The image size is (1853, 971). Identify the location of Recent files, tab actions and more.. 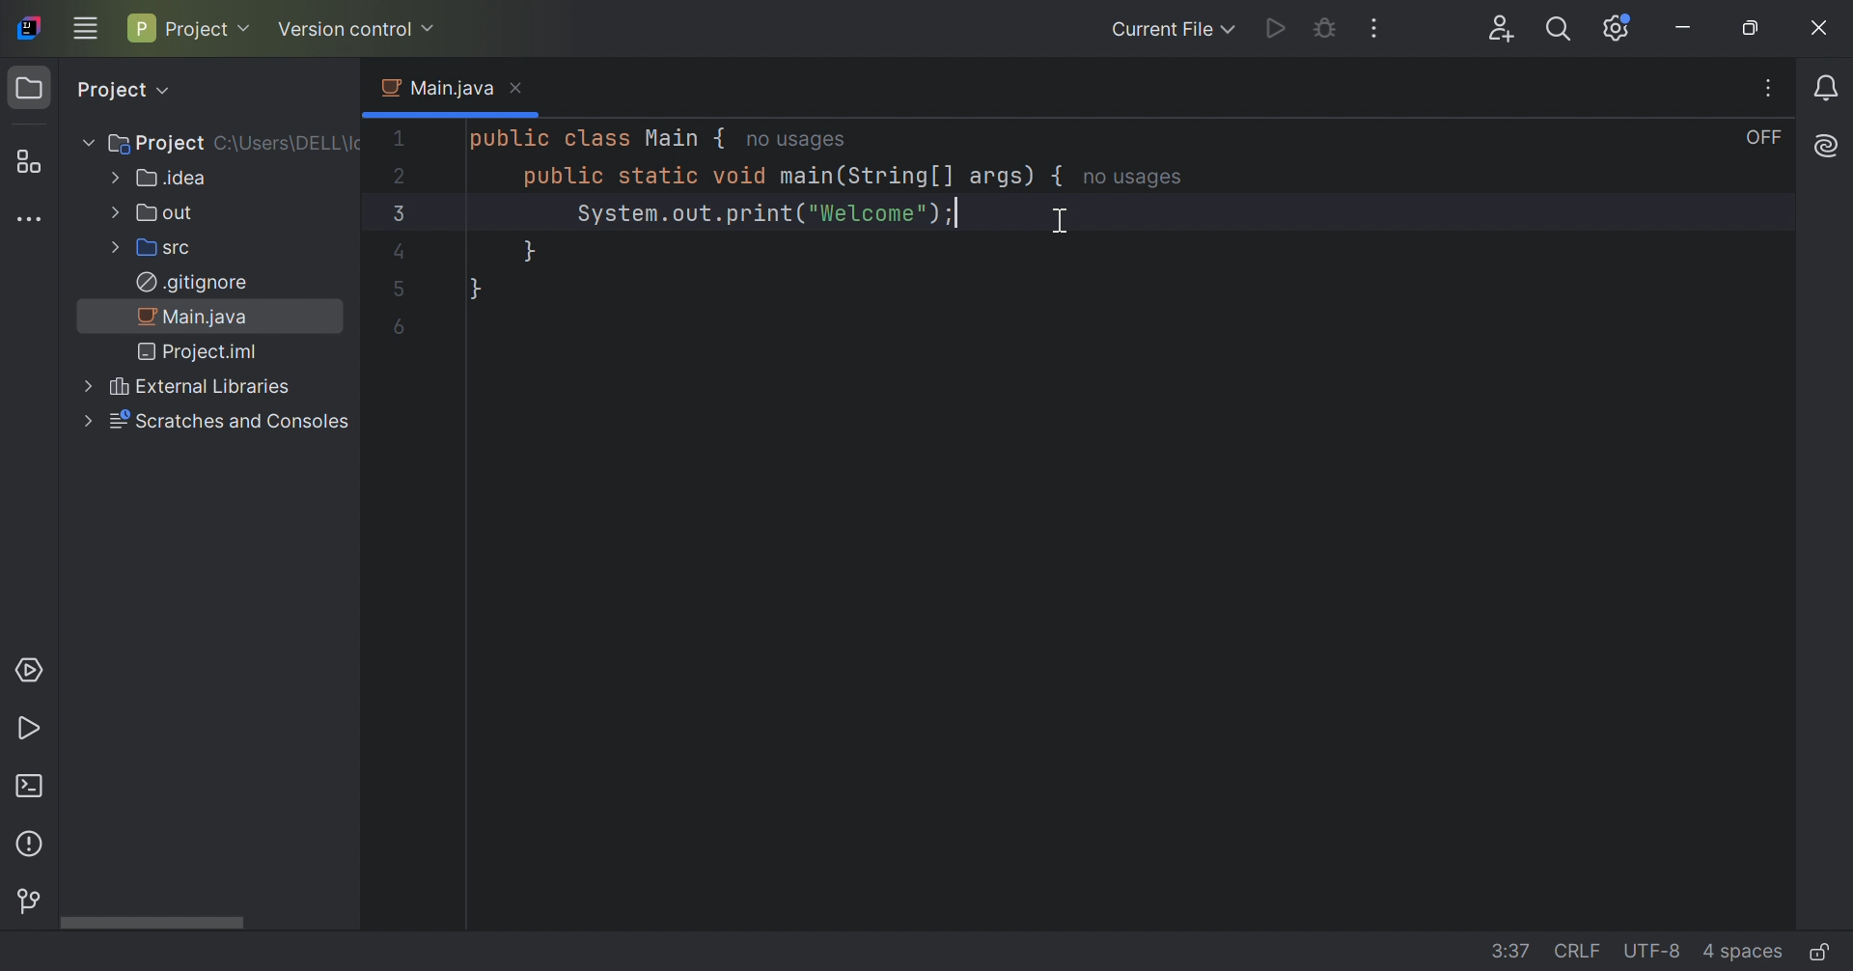
(1771, 88).